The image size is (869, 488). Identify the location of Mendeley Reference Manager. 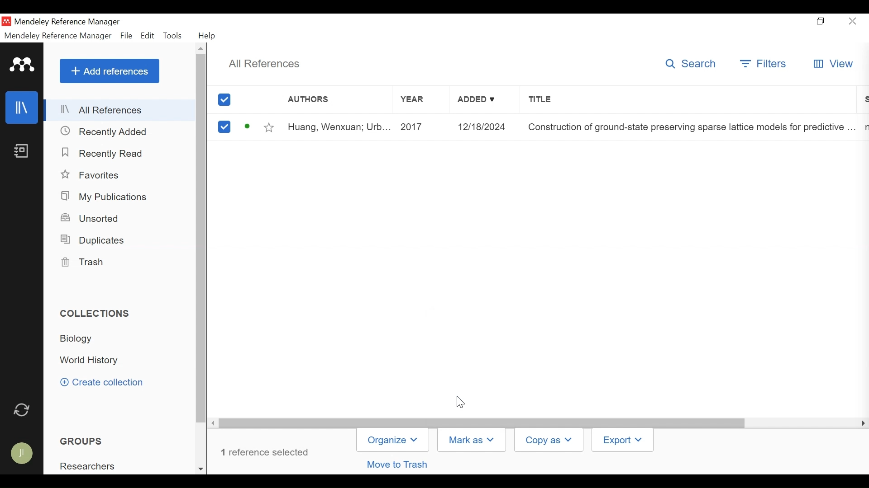
(57, 36).